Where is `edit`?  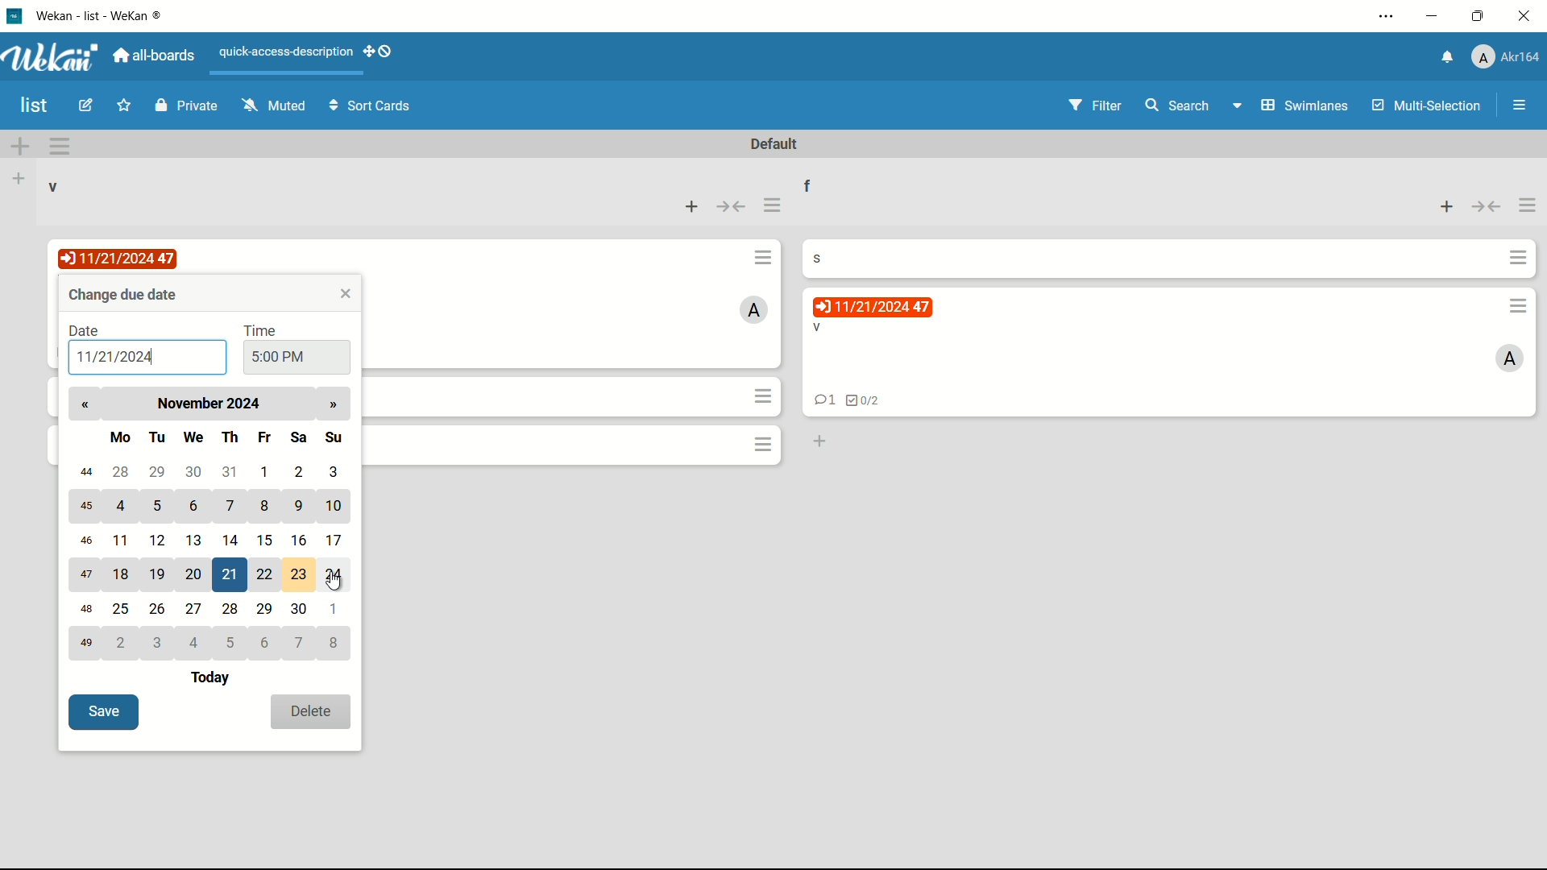 edit is located at coordinates (88, 107).